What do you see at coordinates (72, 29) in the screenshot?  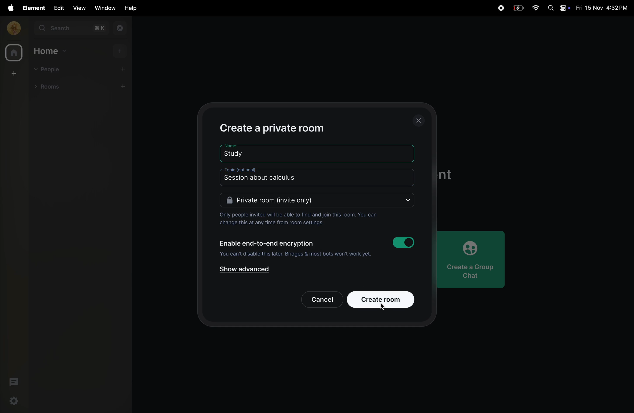 I see `search bar` at bounding box center [72, 29].